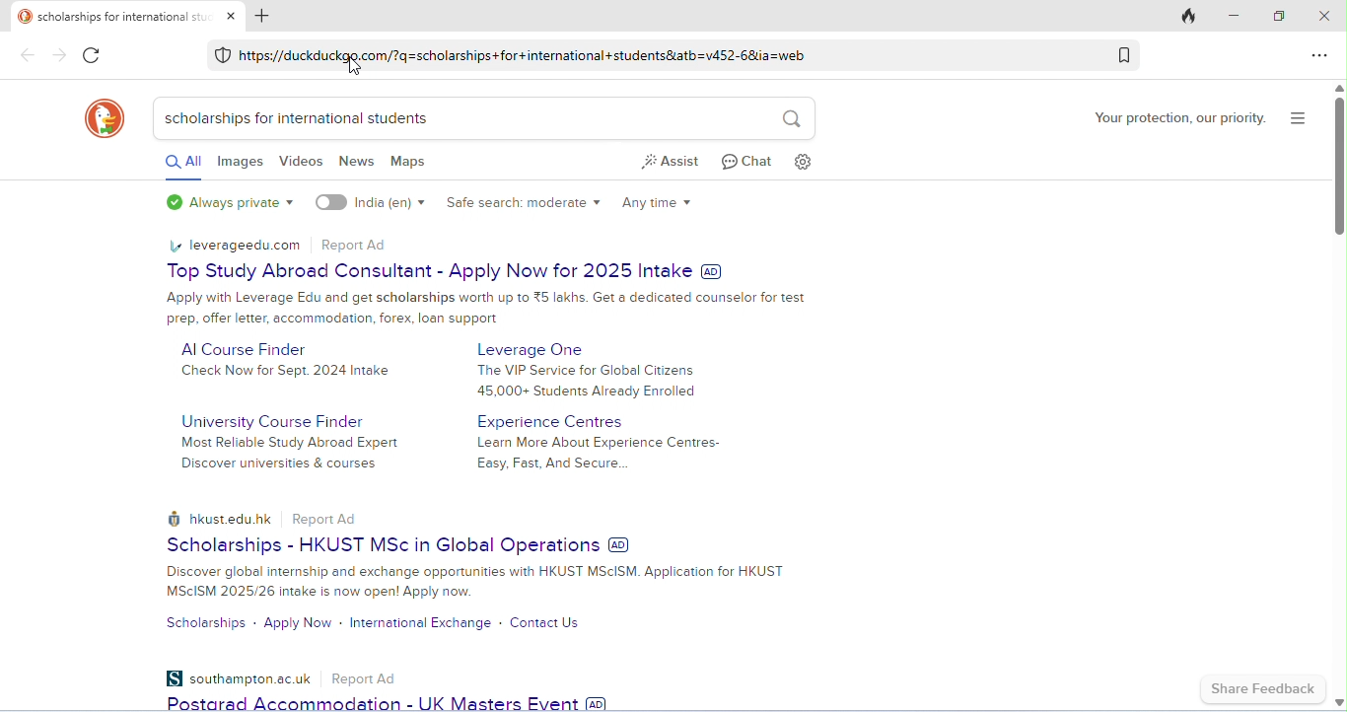  Describe the element at coordinates (220, 518) in the screenshot. I see `hkust.edu.hk` at that location.